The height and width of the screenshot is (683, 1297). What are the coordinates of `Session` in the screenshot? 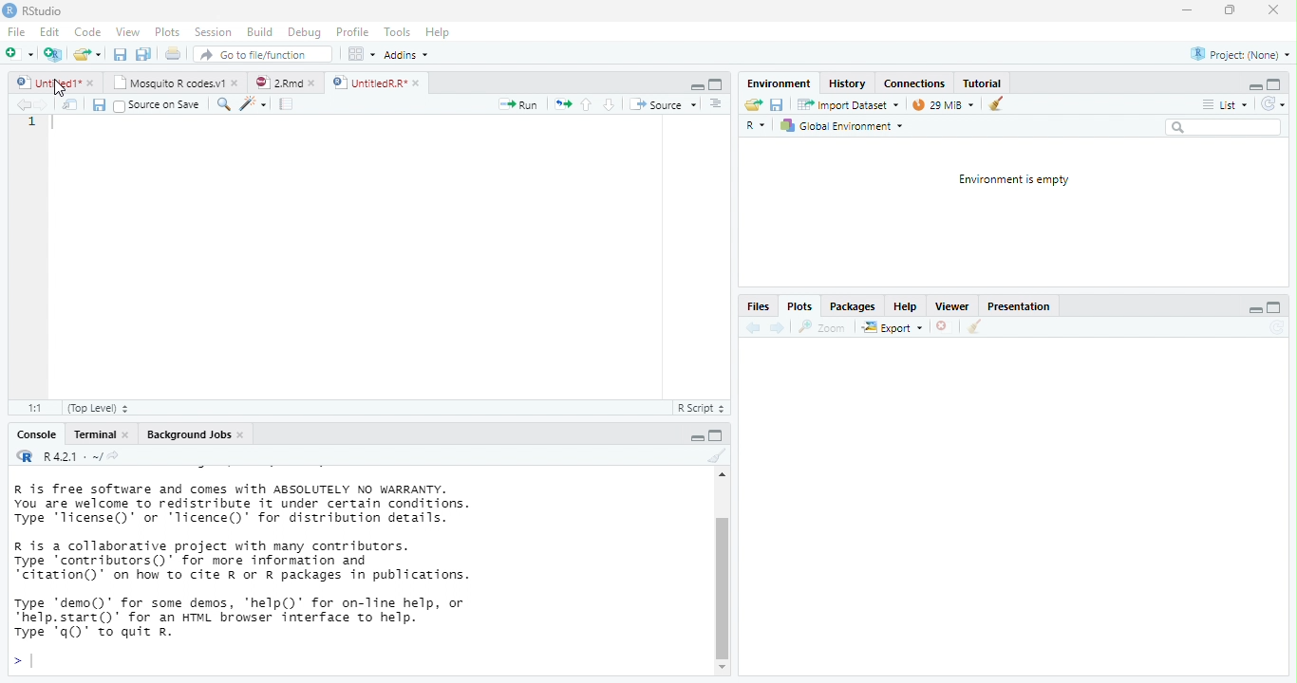 It's located at (213, 31).